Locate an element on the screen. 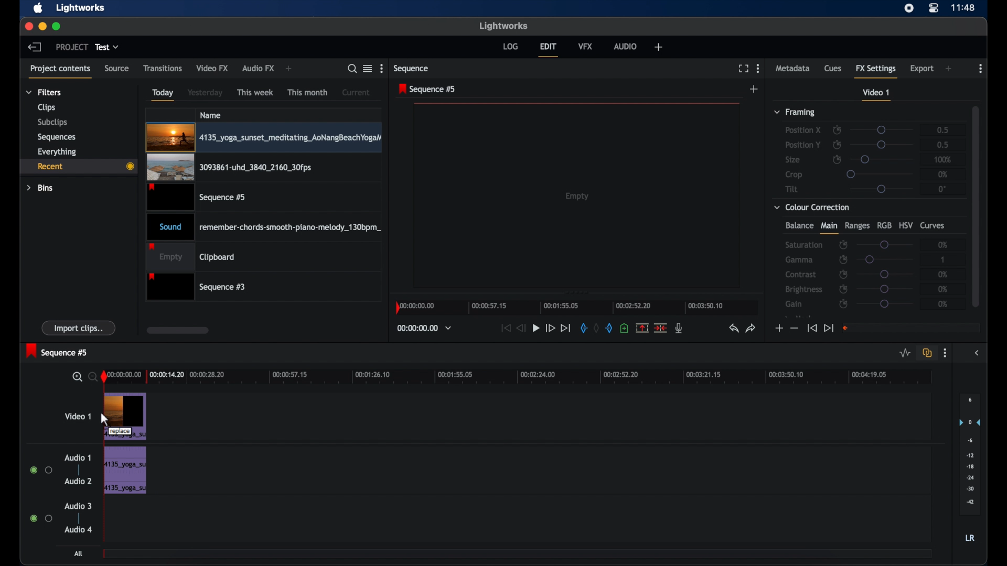 Image resolution: width=1007 pixels, height=566 pixels. more options is located at coordinates (945, 353).